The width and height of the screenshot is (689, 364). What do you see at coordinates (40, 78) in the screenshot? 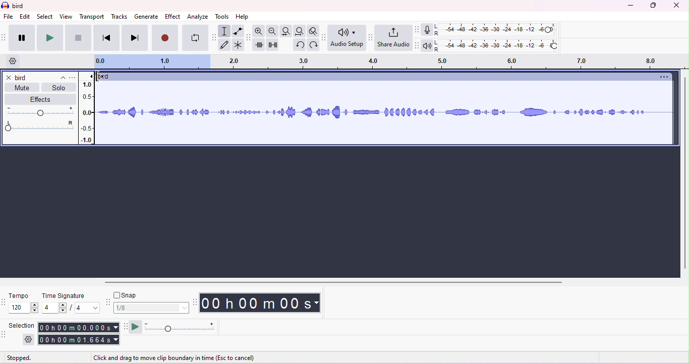
I see `track title` at bounding box center [40, 78].